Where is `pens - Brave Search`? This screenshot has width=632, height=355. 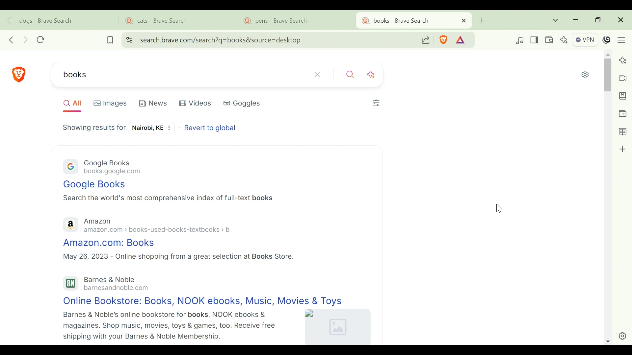
pens - Brave Search is located at coordinates (290, 22).